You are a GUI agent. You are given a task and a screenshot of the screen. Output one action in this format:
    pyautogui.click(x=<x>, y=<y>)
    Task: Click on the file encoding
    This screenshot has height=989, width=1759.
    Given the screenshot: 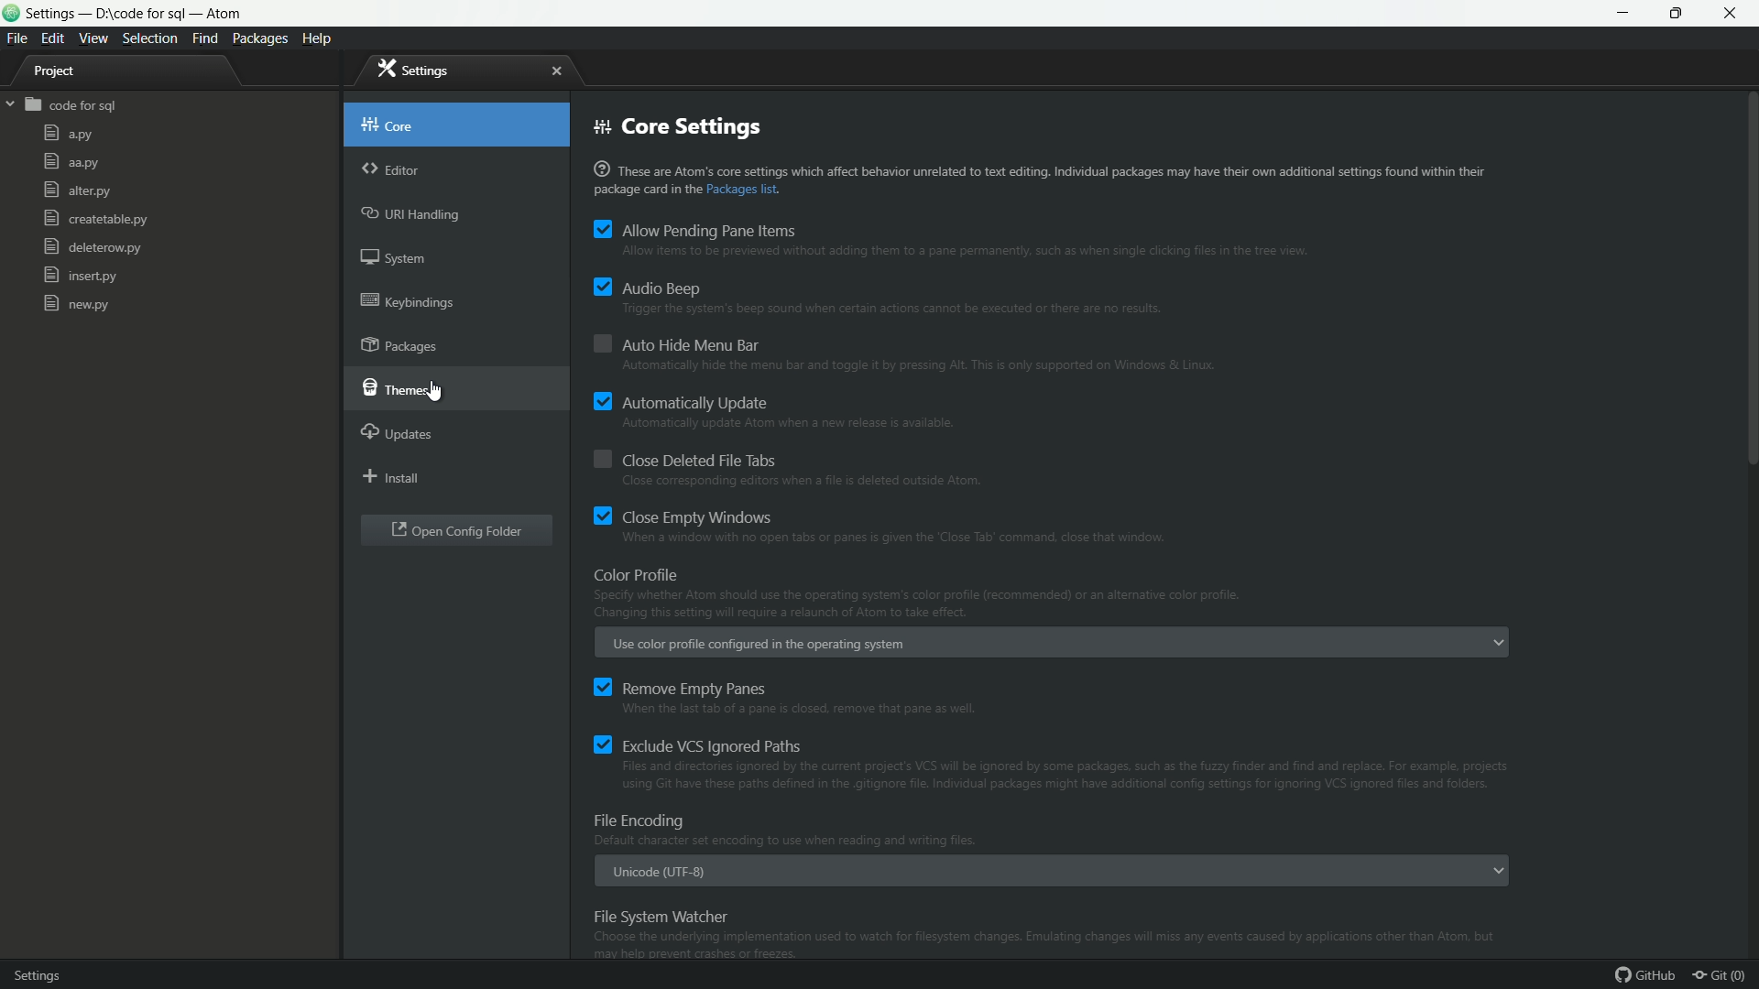 What is the action you would take?
    pyautogui.click(x=644, y=821)
    